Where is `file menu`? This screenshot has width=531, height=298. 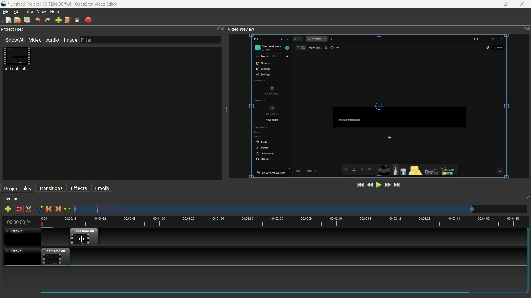 file menu is located at coordinates (6, 12).